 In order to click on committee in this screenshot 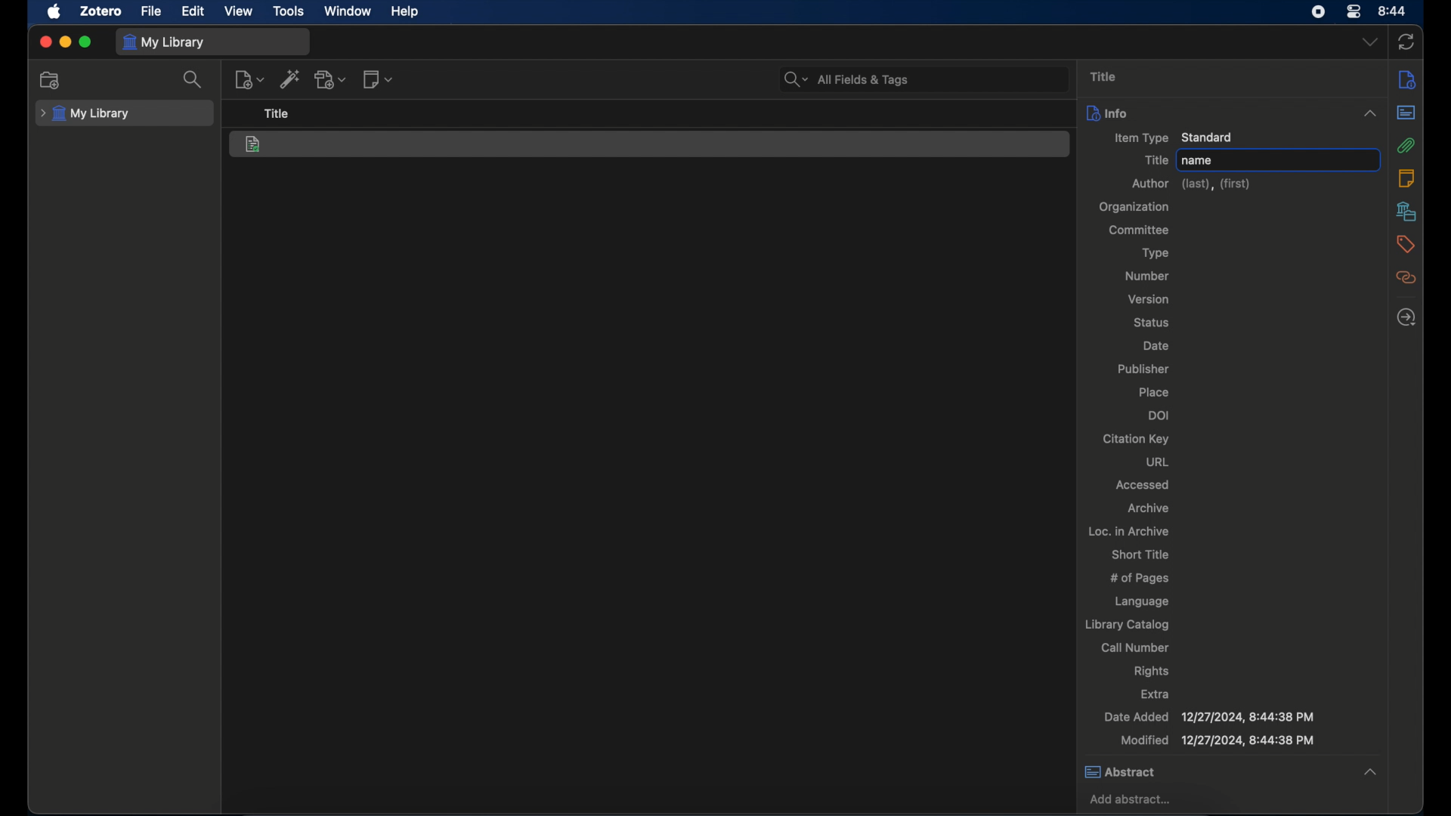, I will do `click(1143, 230)`.